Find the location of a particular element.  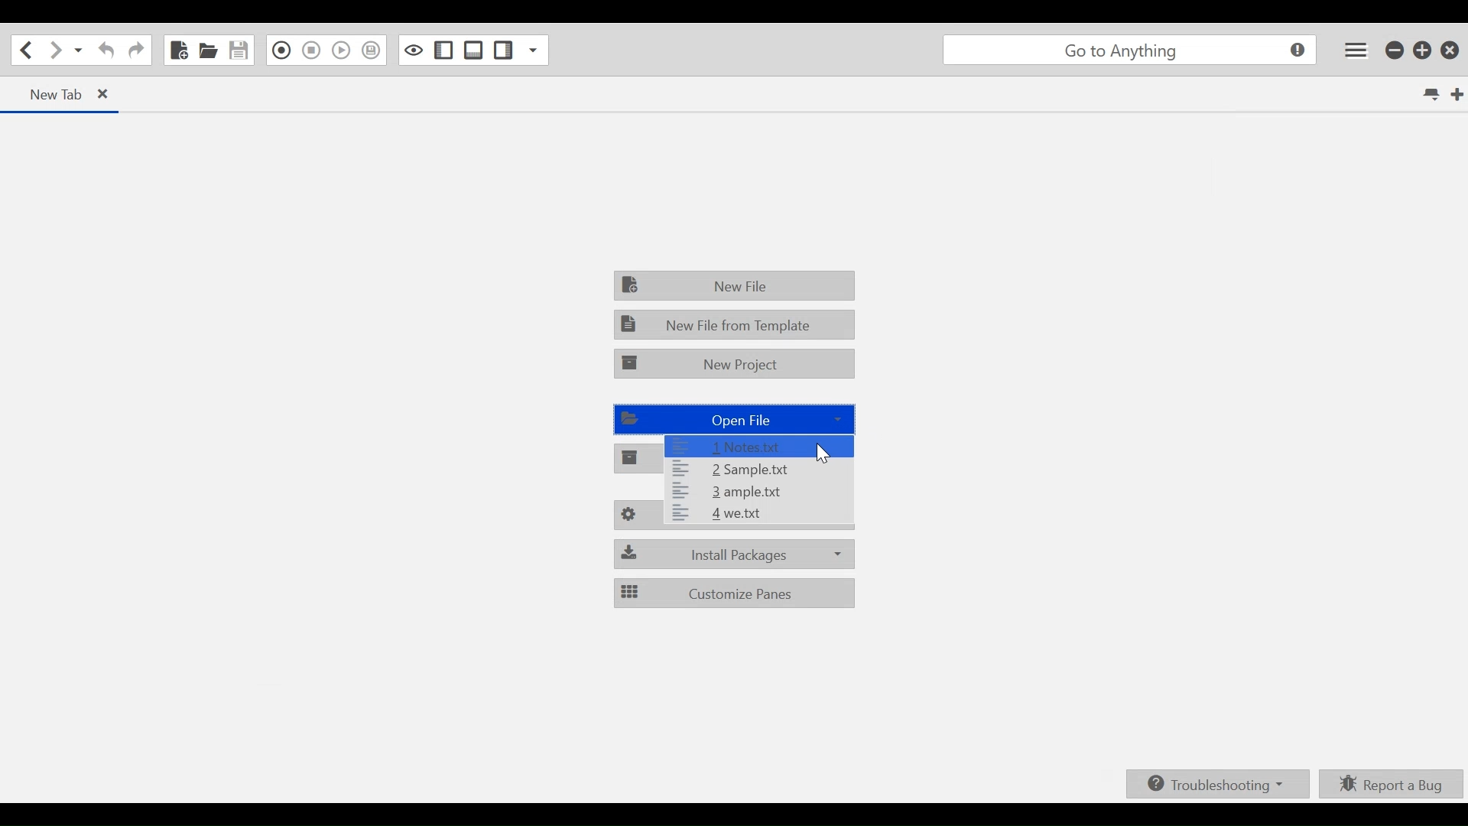

Cursor is located at coordinates (846, 437).